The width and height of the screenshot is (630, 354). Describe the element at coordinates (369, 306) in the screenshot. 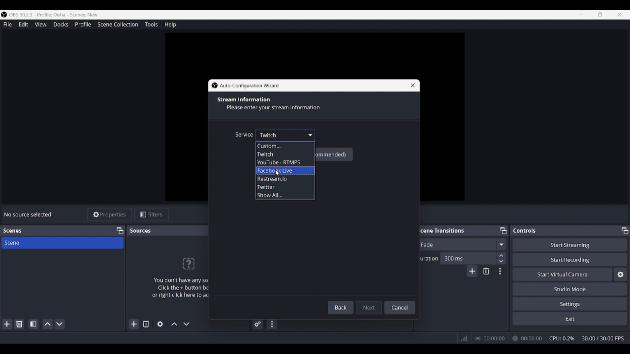

I see `Next` at that location.